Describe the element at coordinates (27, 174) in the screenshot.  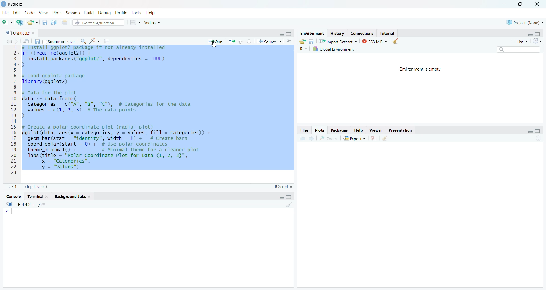
I see `Typing cursor` at that location.